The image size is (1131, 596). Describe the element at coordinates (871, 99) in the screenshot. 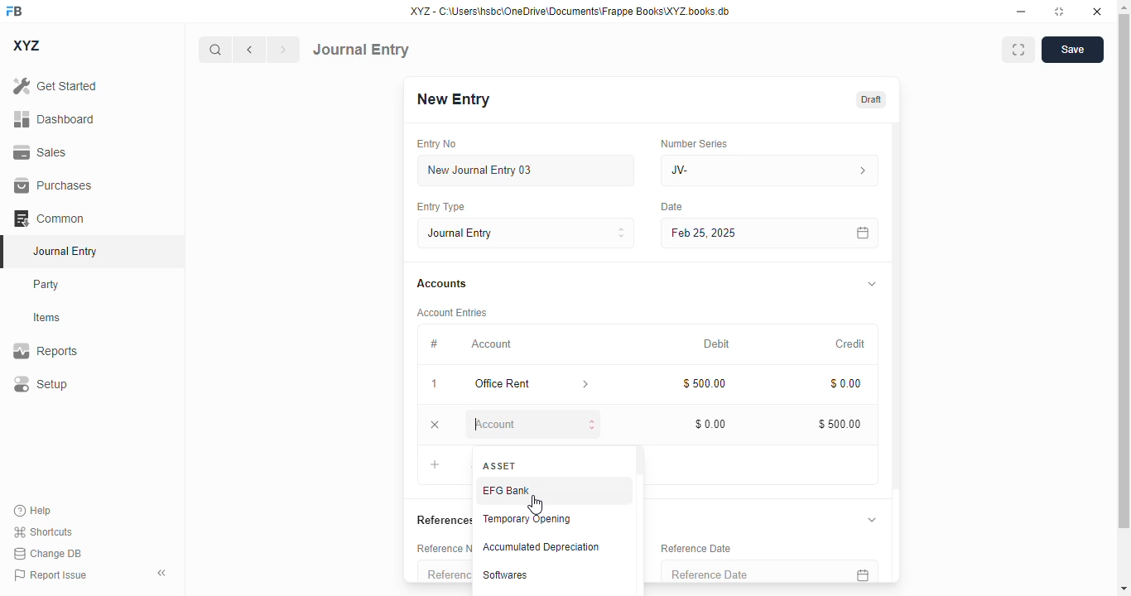

I see `draft` at that location.